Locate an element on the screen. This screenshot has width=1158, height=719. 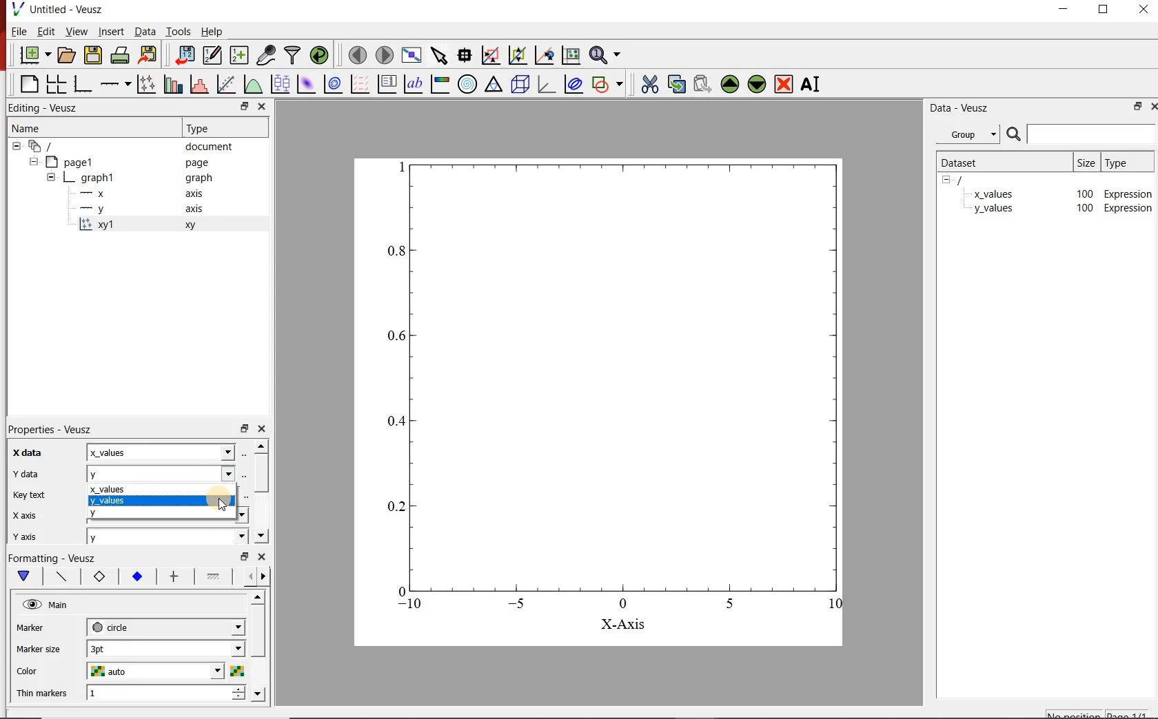
3d scene is located at coordinates (522, 86).